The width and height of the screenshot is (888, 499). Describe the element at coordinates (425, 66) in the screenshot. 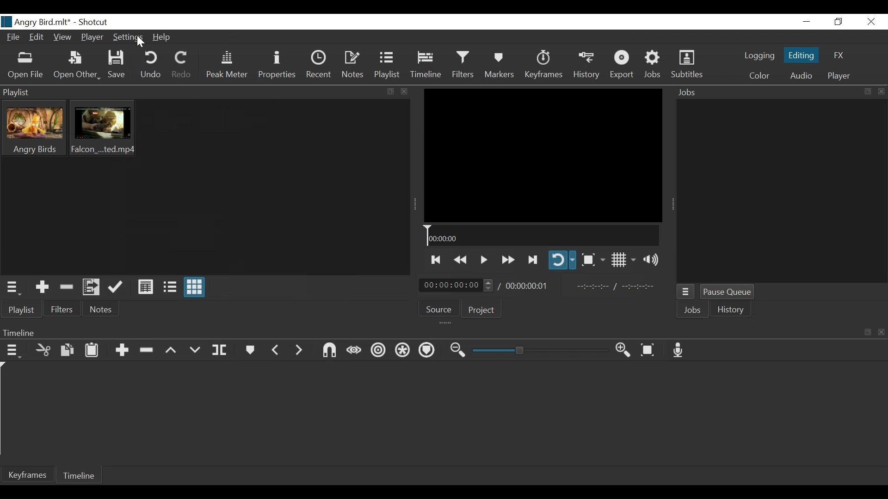

I see `Timeline` at that location.